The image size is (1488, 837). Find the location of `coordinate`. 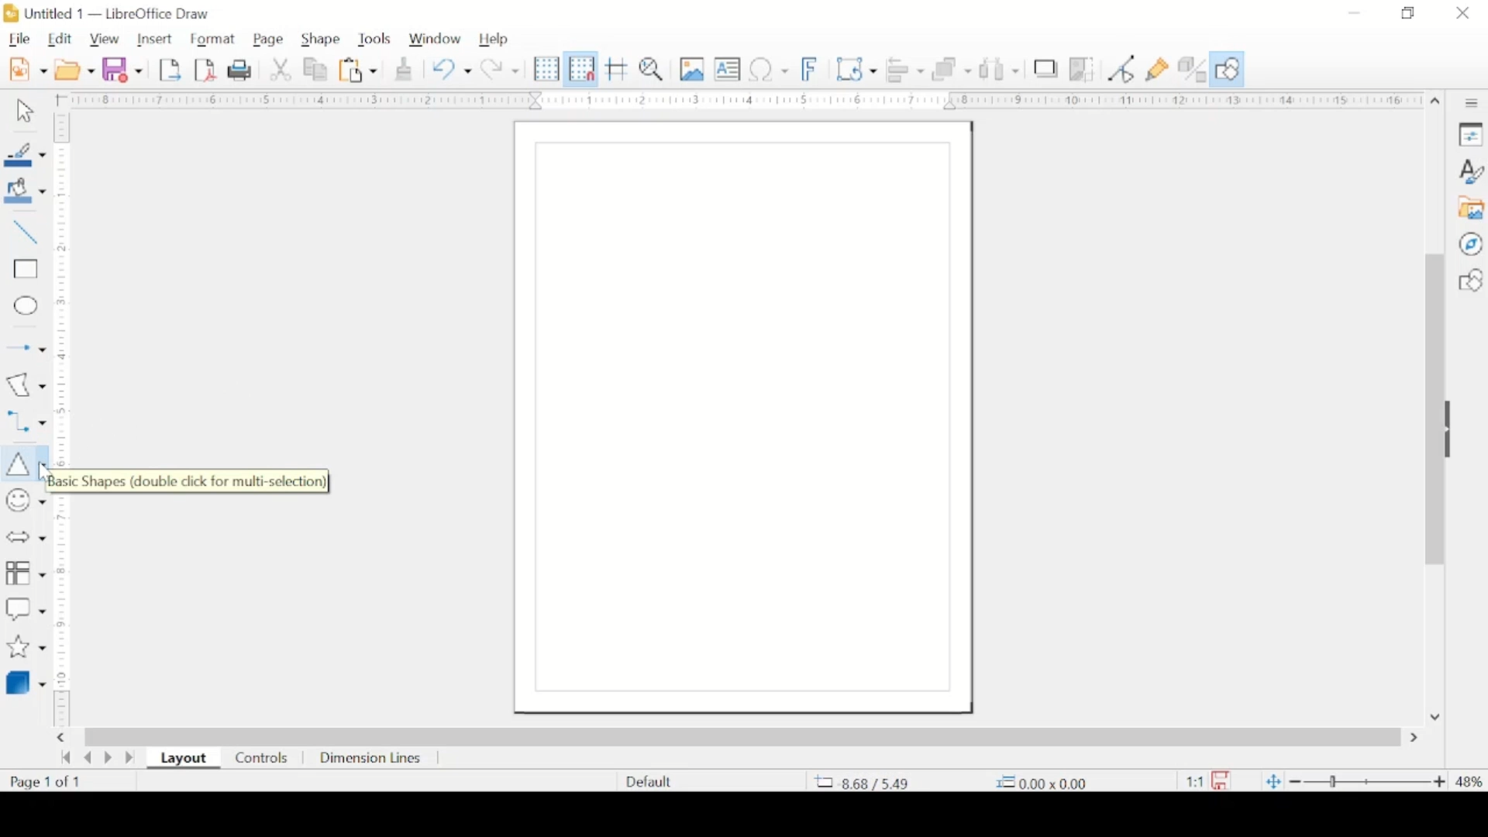

coordinate is located at coordinates (863, 783).